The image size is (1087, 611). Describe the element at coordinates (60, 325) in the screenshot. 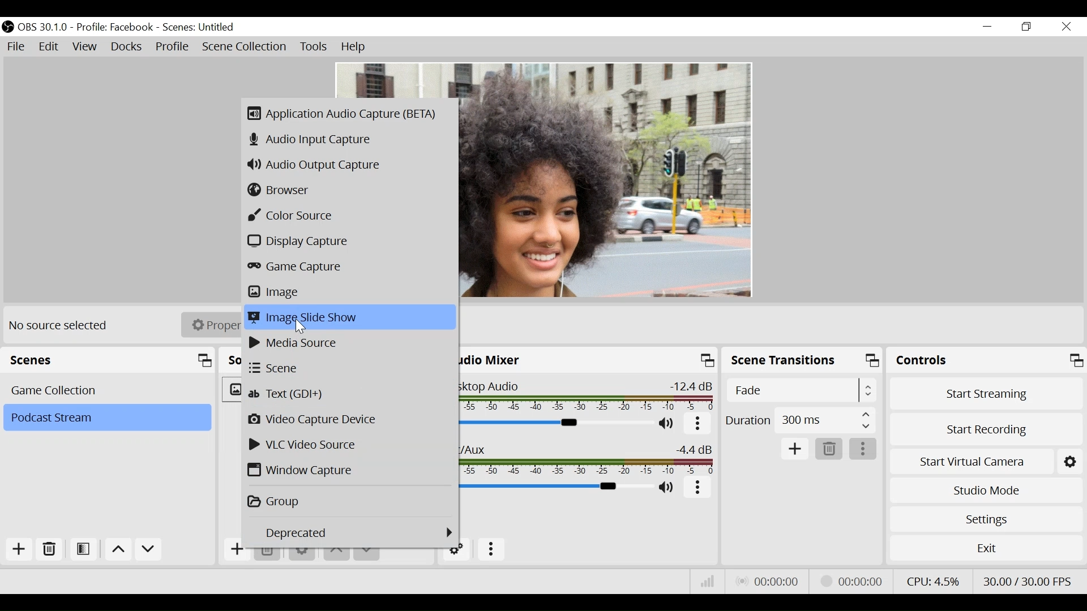

I see `No Source Selected` at that location.